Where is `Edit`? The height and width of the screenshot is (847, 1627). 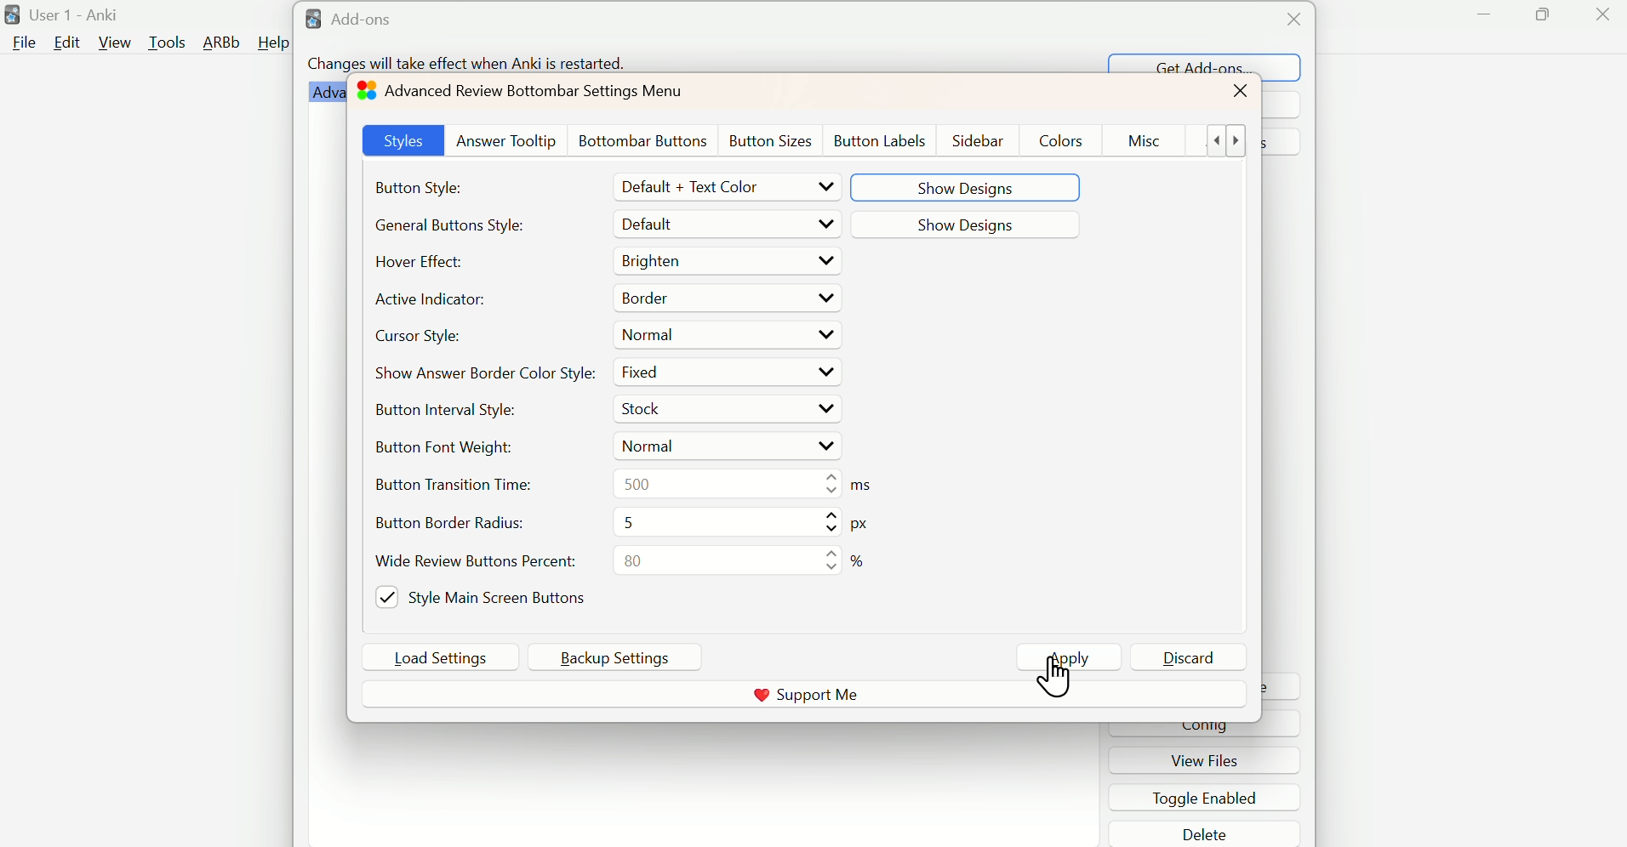
Edit is located at coordinates (66, 43).